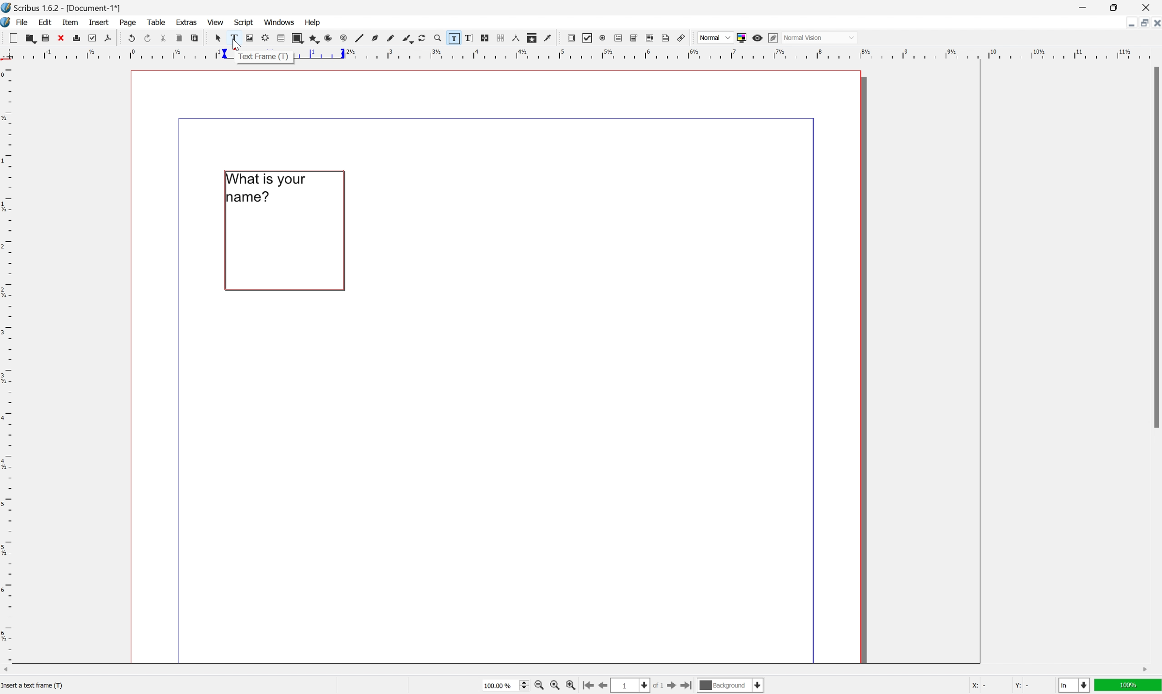 This screenshot has width=1162, height=694. I want to click on text annotation, so click(666, 38).